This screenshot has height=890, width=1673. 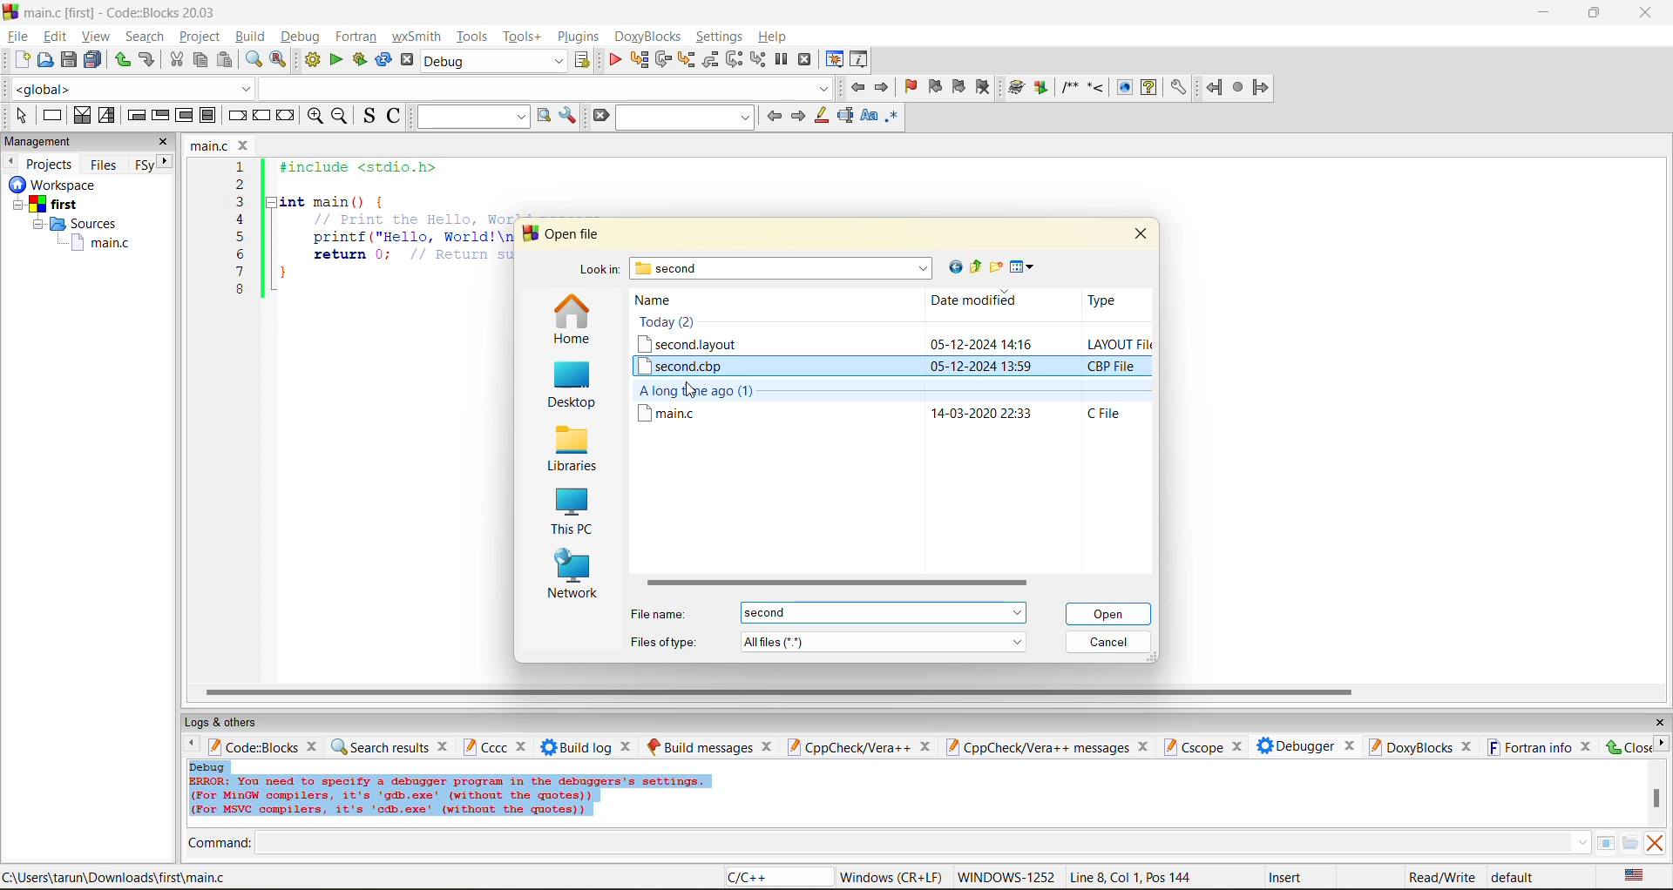 I want to click on previous, so click(x=187, y=745).